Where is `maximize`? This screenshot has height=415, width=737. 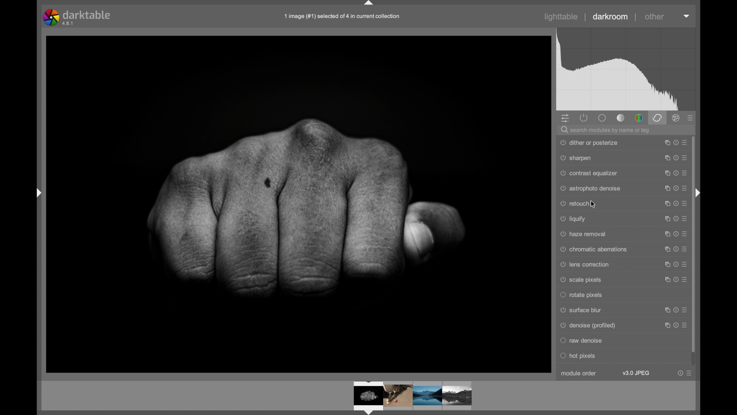 maximize is located at coordinates (665, 249).